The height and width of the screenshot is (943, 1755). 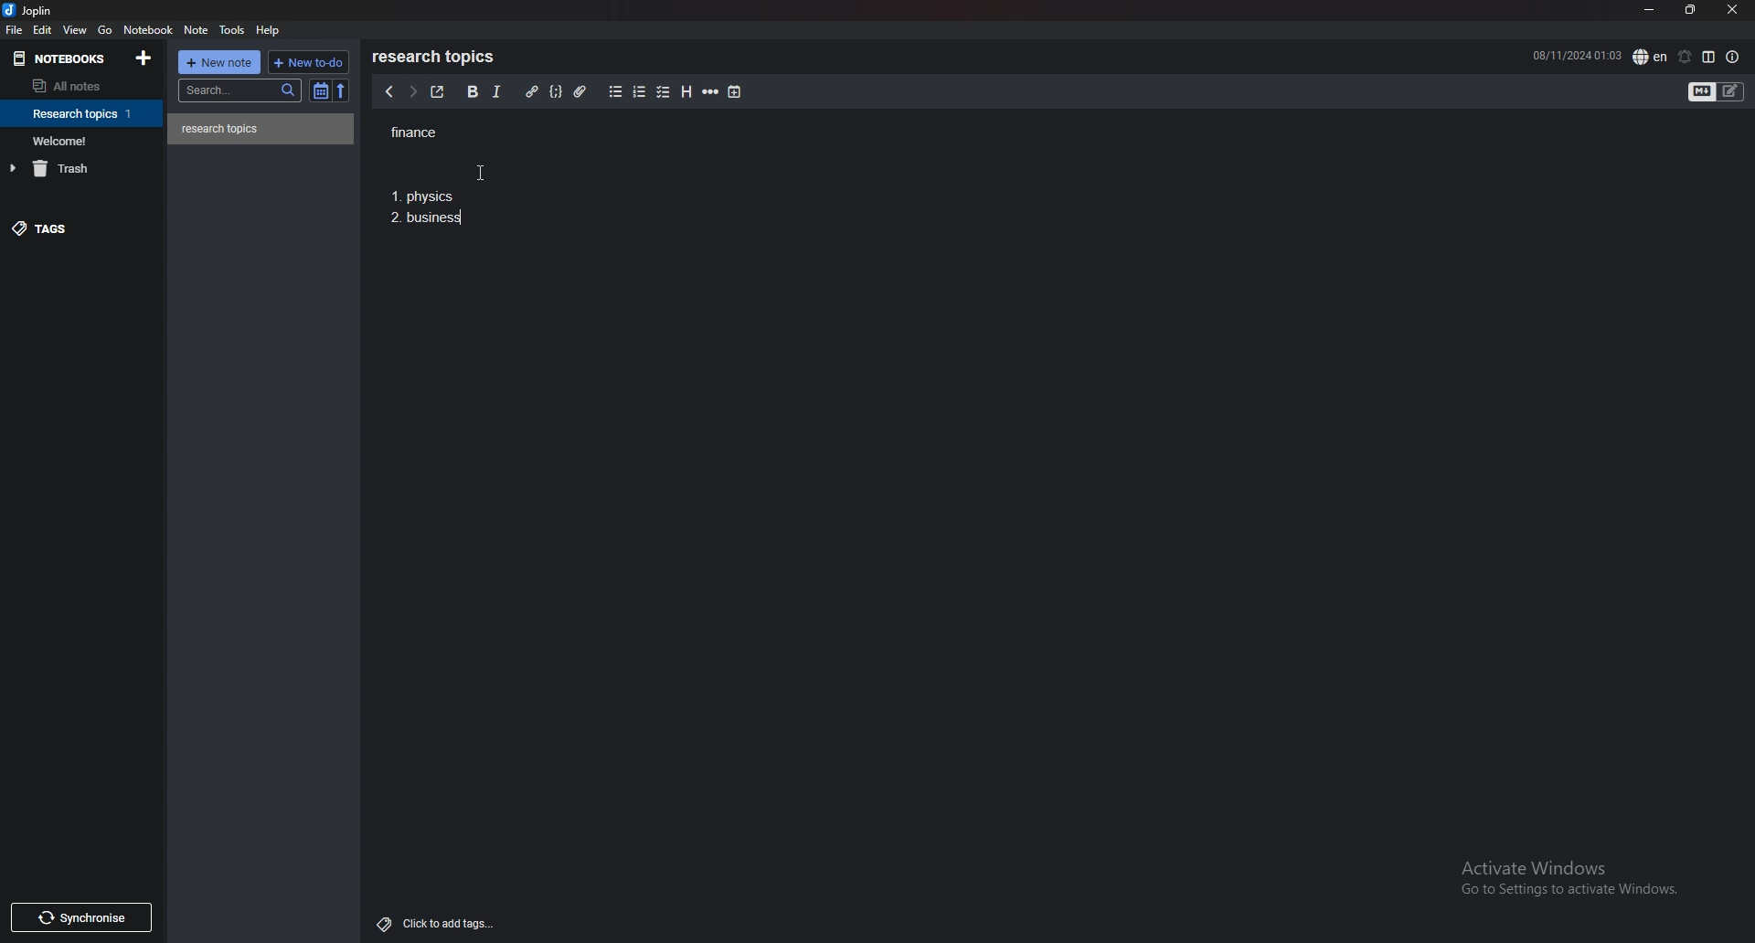 What do you see at coordinates (241, 90) in the screenshot?
I see `search bar` at bounding box center [241, 90].